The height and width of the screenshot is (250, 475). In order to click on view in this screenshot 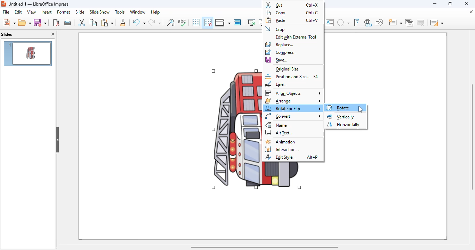, I will do `click(31, 12)`.